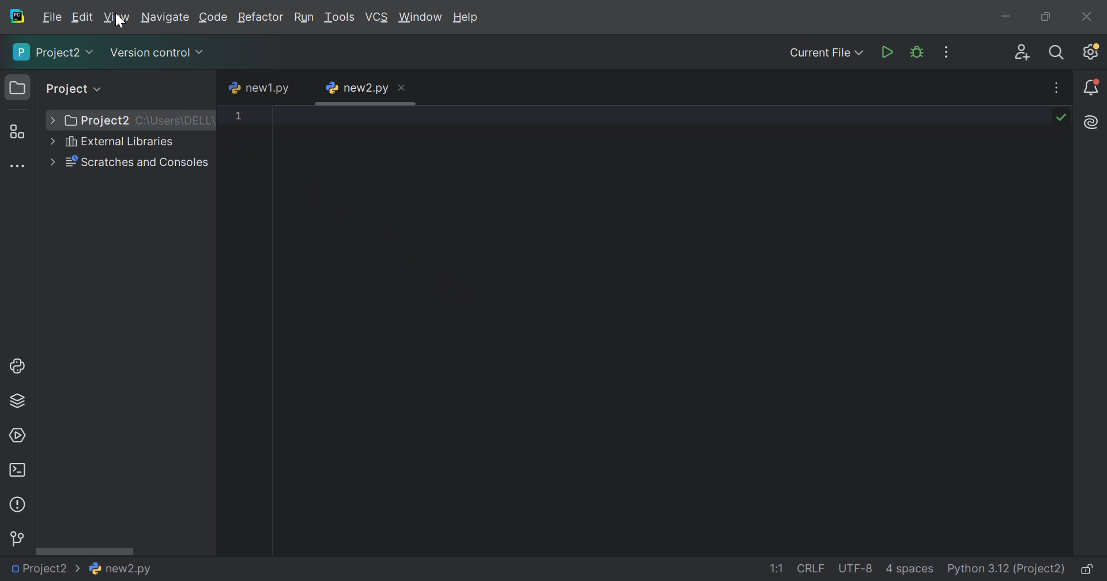  What do you see at coordinates (73, 89) in the screenshot?
I see `Project` at bounding box center [73, 89].